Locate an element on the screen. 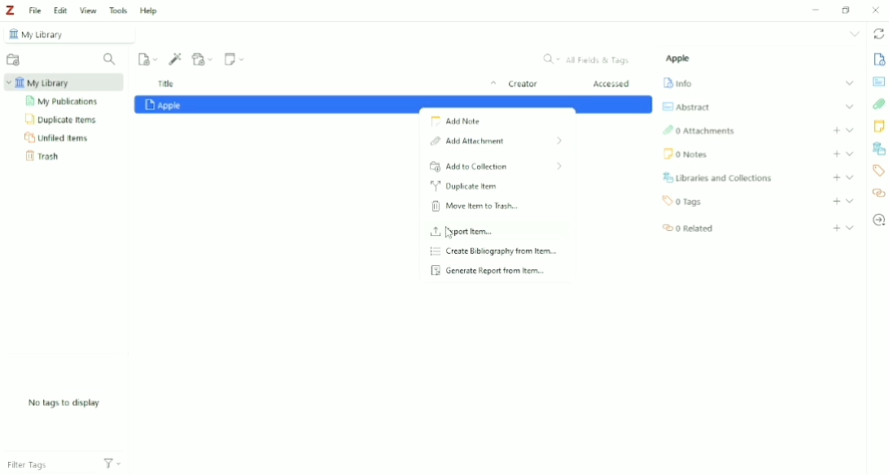  Expand section is located at coordinates (849, 129).